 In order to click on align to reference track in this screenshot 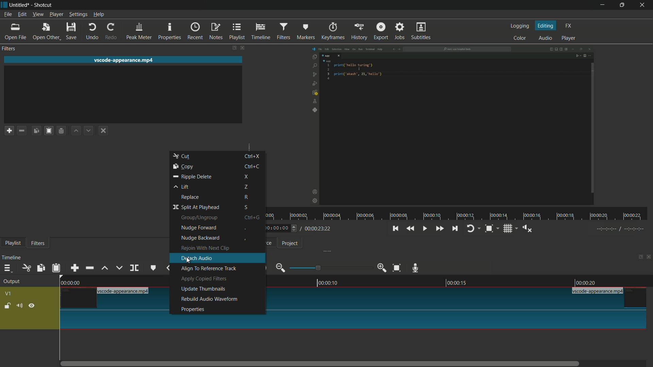, I will do `click(208, 268)`.